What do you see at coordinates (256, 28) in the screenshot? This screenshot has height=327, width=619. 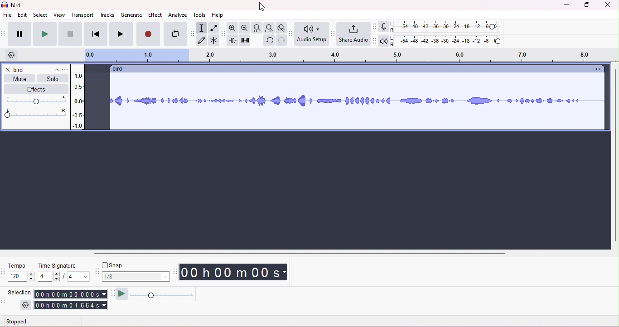 I see `fit selection to width` at bounding box center [256, 28].